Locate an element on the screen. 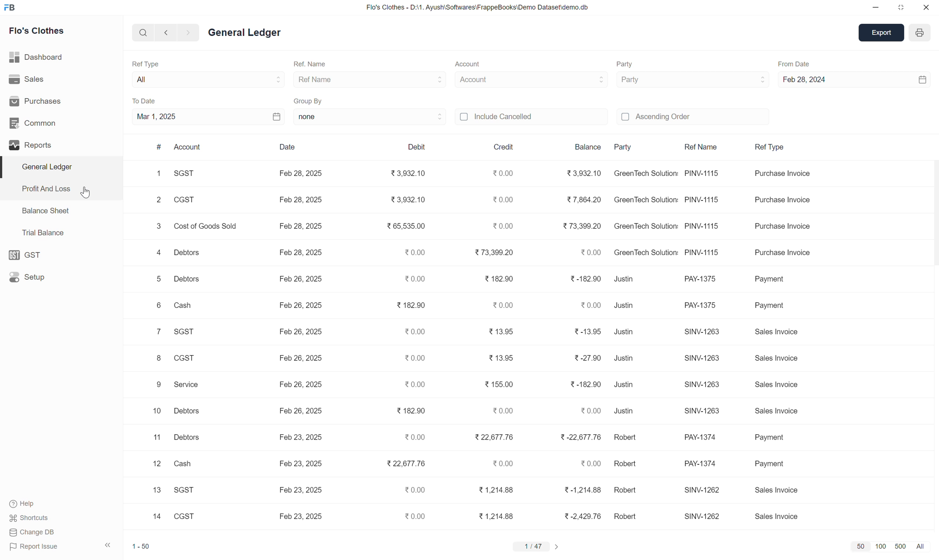  GST is located at coordinates (32, 254).